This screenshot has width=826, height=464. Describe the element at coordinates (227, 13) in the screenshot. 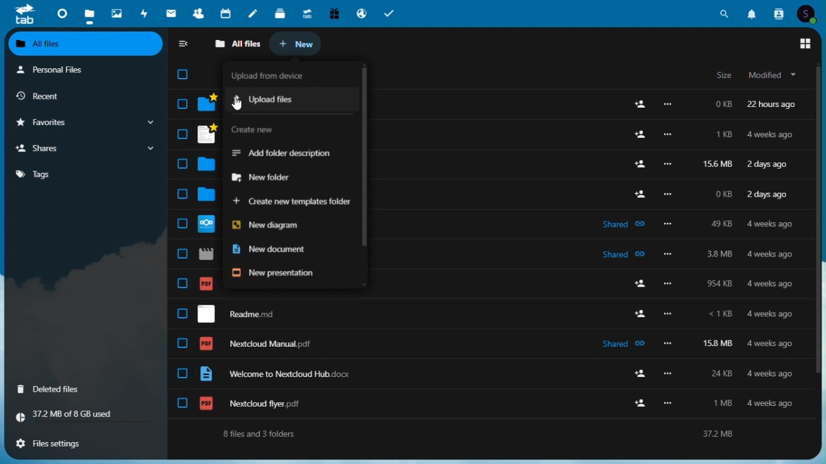

I see `Calendar` at that location.